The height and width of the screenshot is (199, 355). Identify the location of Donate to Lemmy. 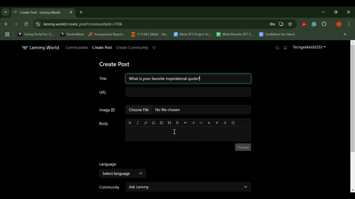
(154, 48).